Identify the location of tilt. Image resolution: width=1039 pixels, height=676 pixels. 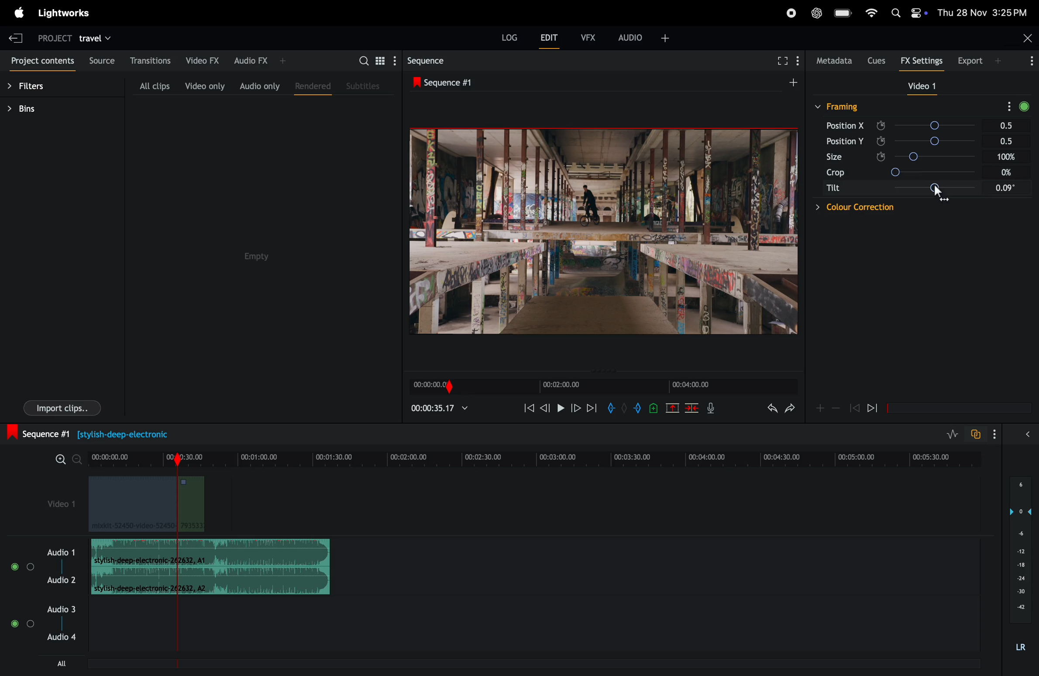
(851, 189).